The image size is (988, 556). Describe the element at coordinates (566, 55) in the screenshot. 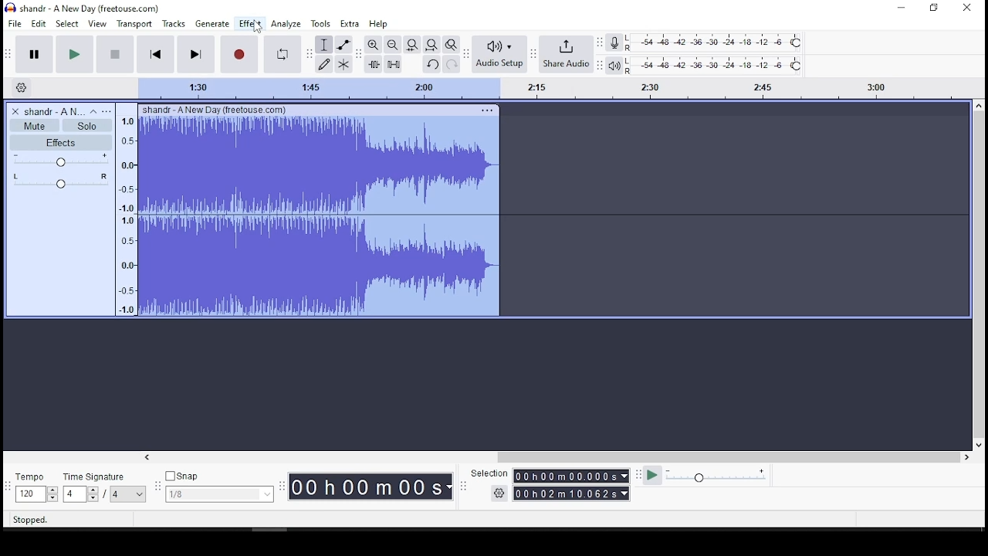

I see `share audio` at that location.